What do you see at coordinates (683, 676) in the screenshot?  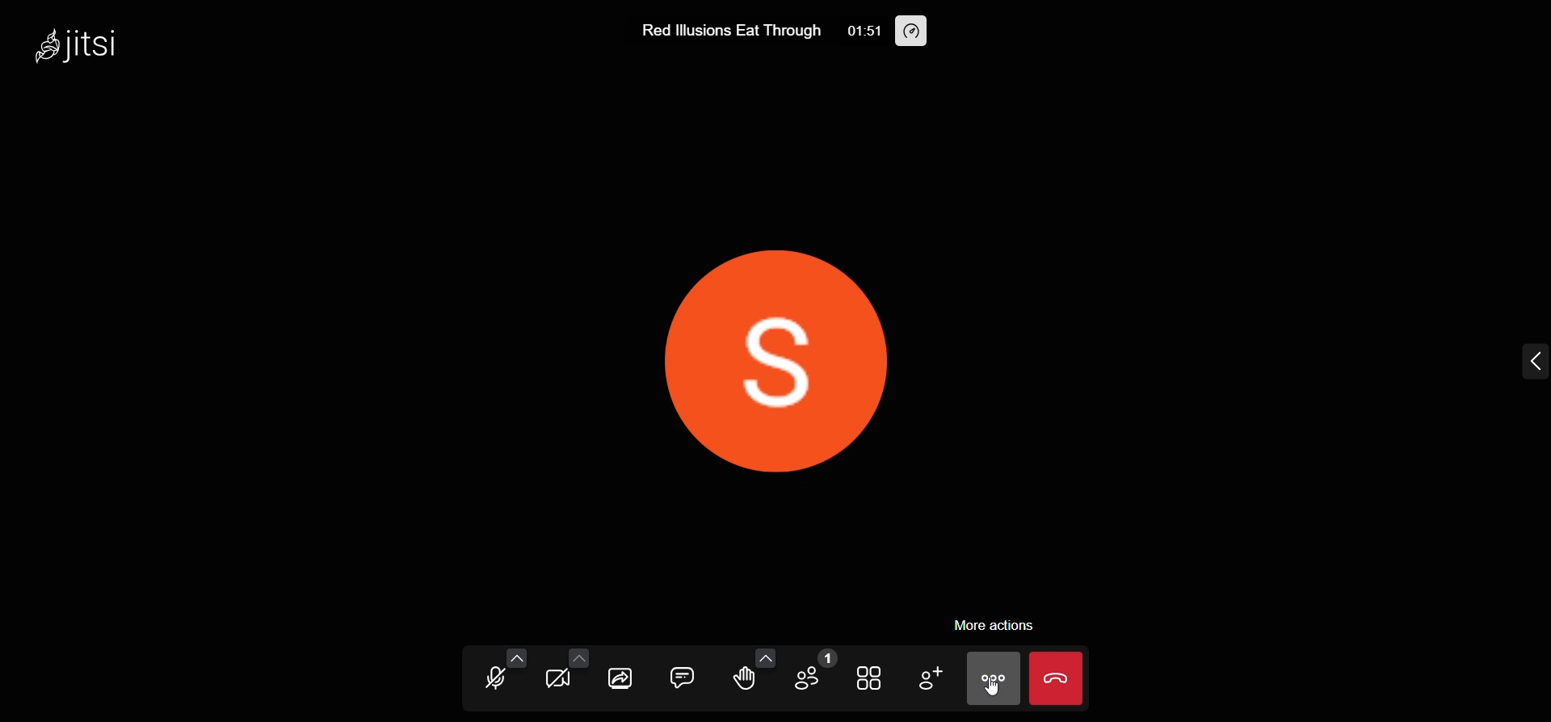 I see `chat` at bounding box center [683, 676].